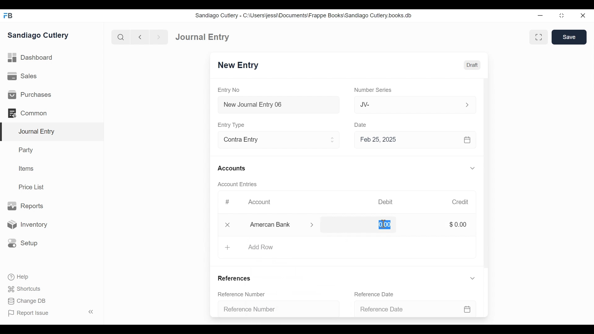  Describe the element at coordinates (52, 313) in the screenshot. I see `Report Issue` at that location.